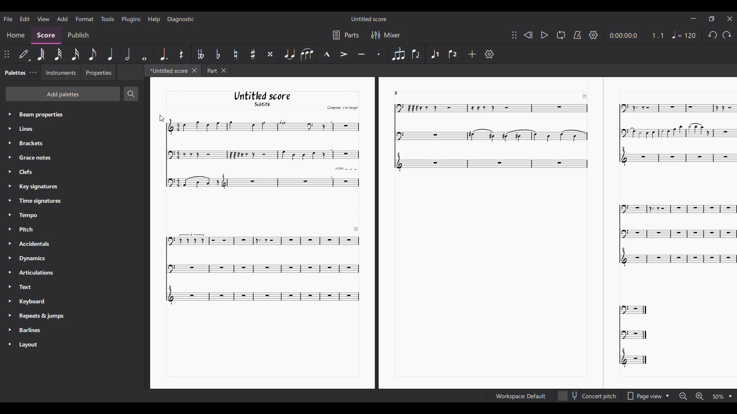 The height and width of the screenshot is (414, 737). Describe the element at coordinates (8, 345) in the screenshot. I see `` at that location.